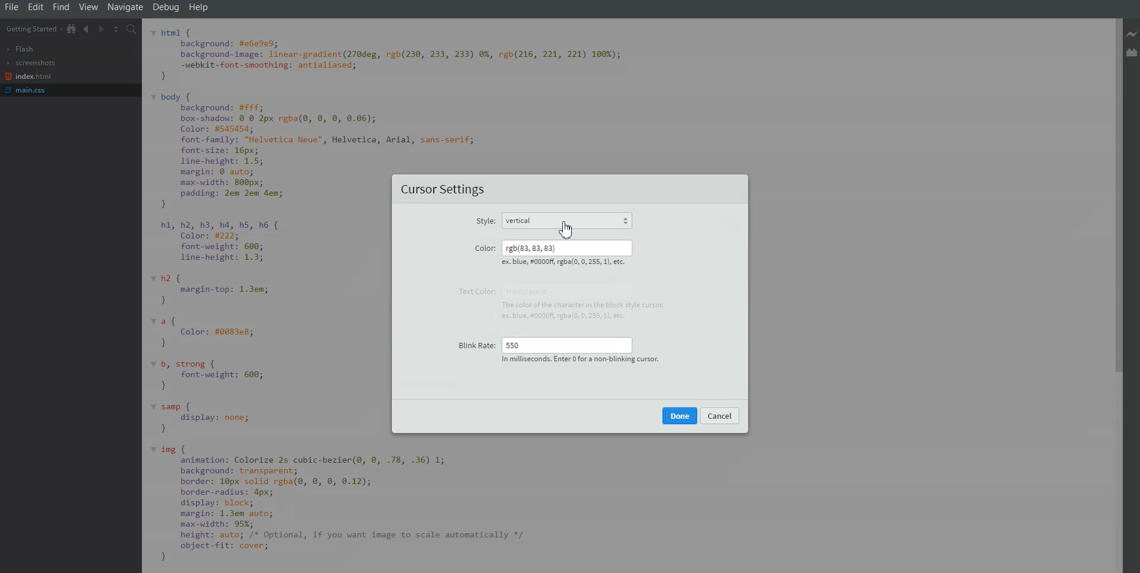 The height and width of the screenshot is (573, 1140). What do you see at coordinates (444, 190) in the screenshot?
I see `Cursor Setting` at bounding box center [444, 190].